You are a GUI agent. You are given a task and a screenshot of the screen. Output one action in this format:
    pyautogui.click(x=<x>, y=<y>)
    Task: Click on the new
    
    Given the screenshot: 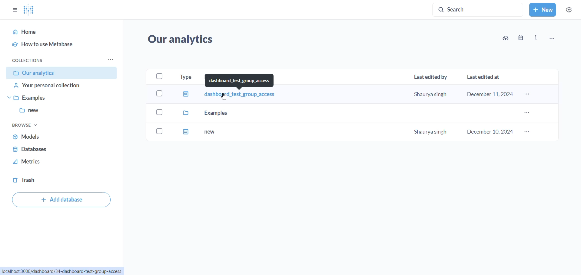 What is the action you would take?
    pyautogui.click(x=59, y=113)
    